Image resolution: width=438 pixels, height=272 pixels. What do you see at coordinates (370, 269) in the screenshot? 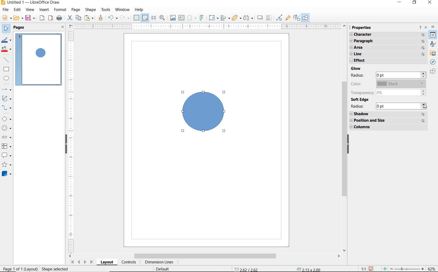
I see `Save` at bounding box center [370, 269].